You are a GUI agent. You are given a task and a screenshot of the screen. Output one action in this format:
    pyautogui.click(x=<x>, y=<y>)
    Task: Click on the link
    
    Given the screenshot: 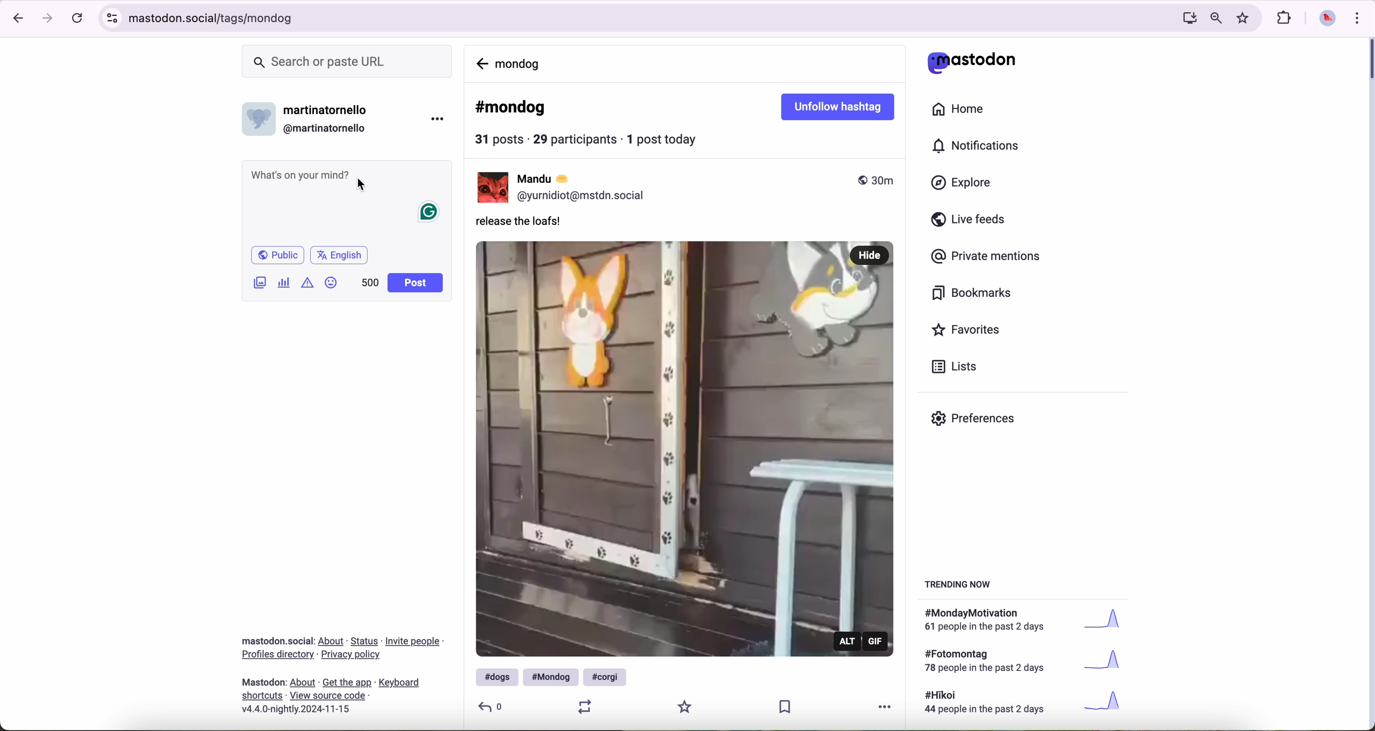 What is the action you would take?
    pyautogui.click(x=365, y=642)
    